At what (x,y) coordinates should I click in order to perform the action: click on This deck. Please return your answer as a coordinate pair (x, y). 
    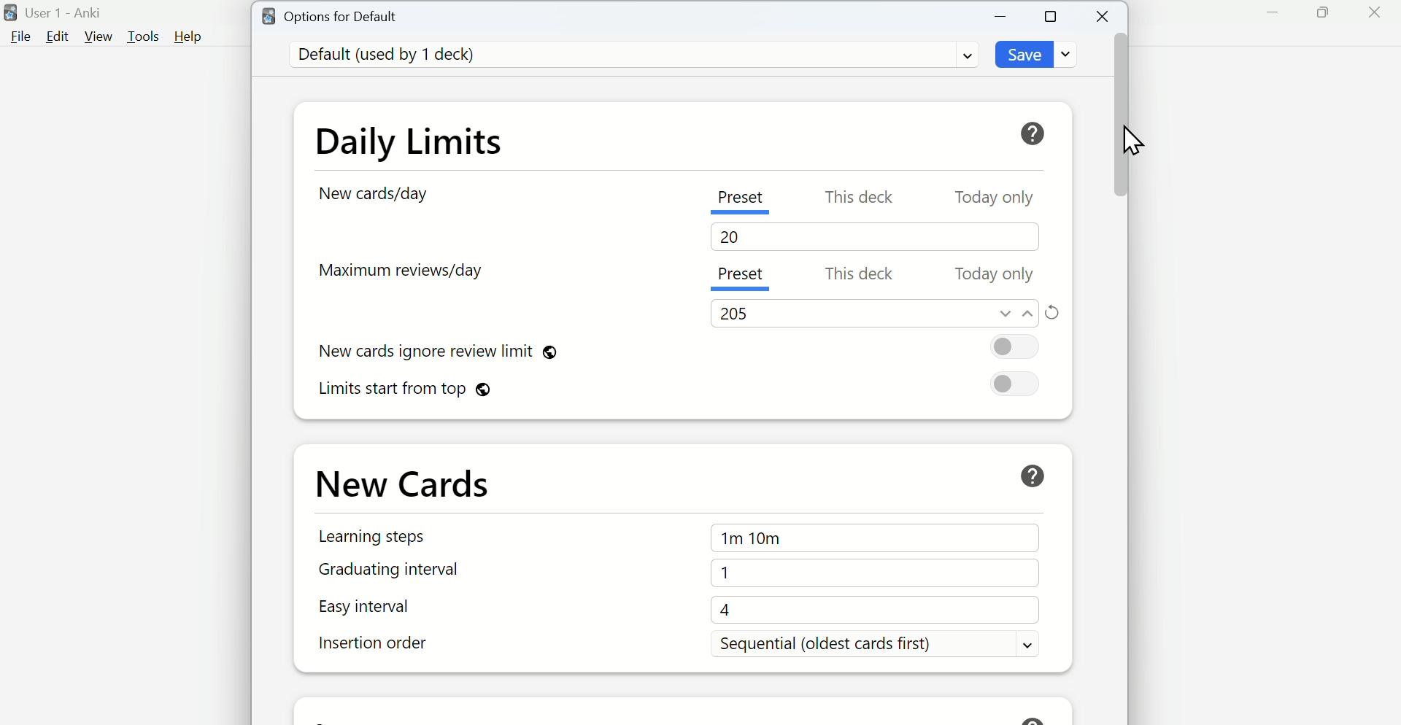
    Looking at the image, I should click on (860, 201).